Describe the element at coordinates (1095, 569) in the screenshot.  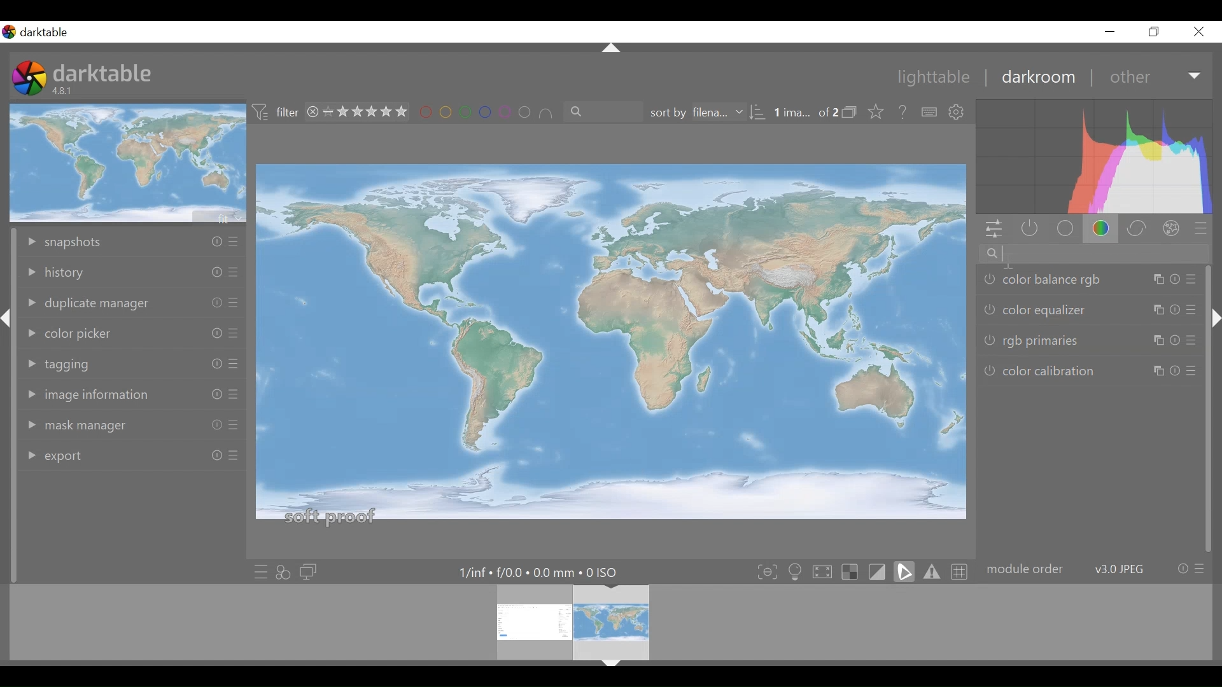
I see `module order` at that location.